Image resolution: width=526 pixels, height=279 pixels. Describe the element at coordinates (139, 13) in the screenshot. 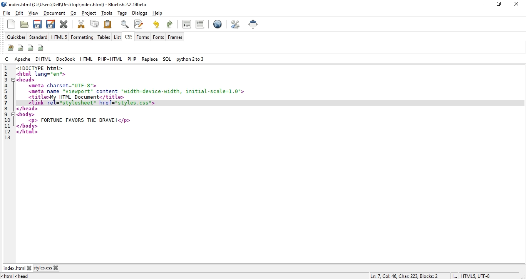

I see `dialog` at that location.